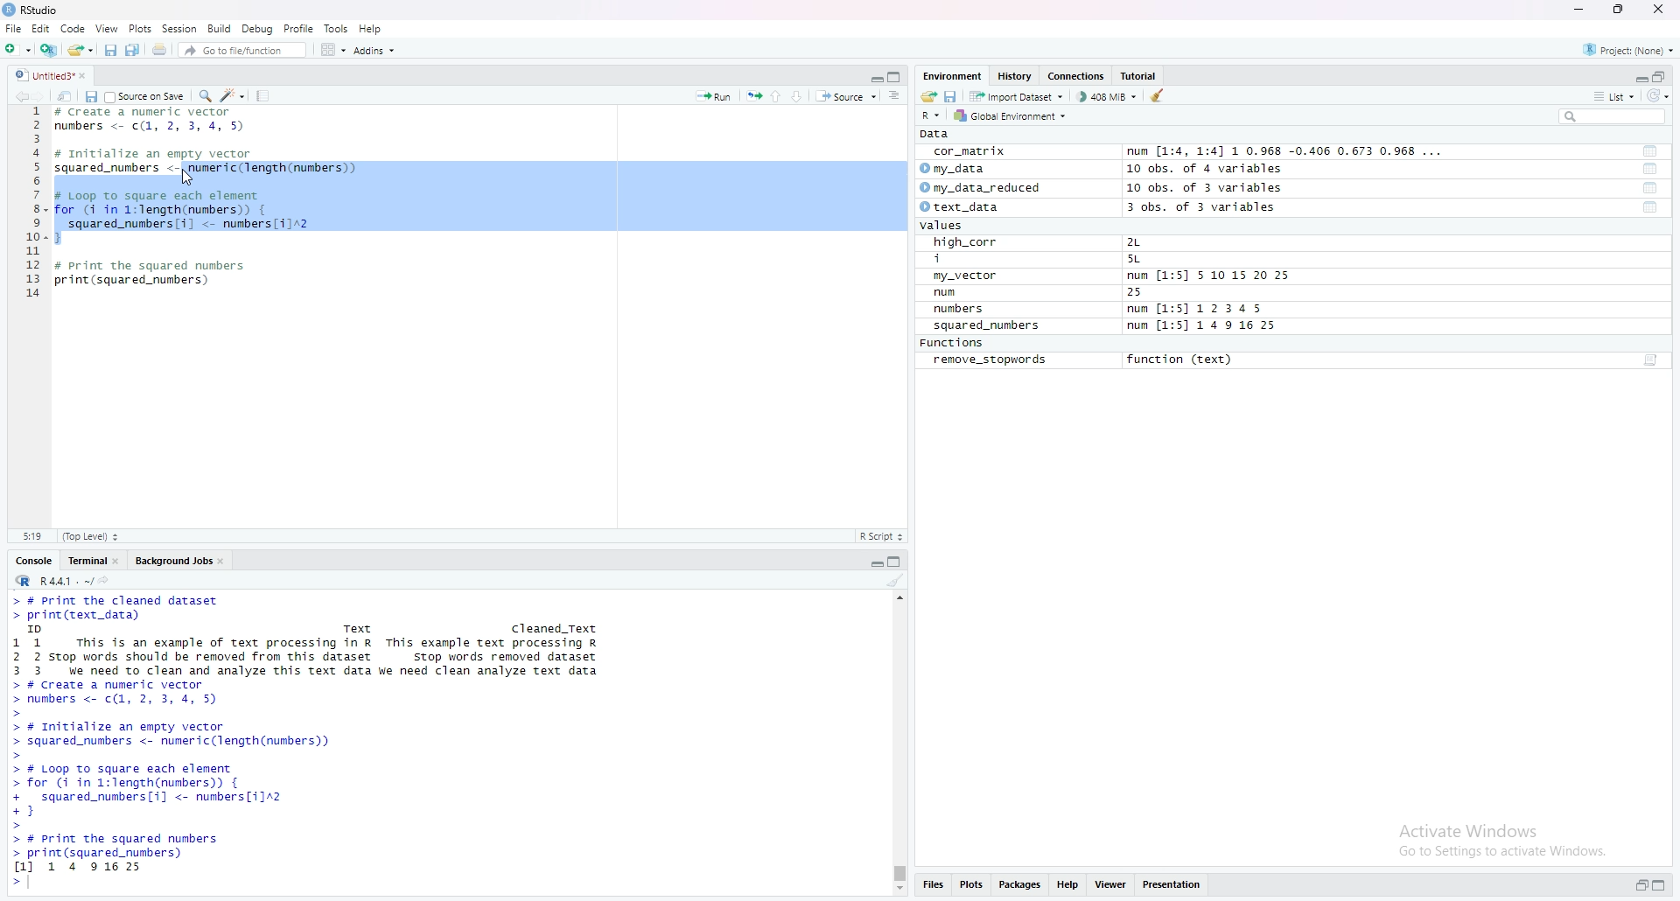 This screenshot has width=1680, height=901. I want to click on History., so click(1017, 75).